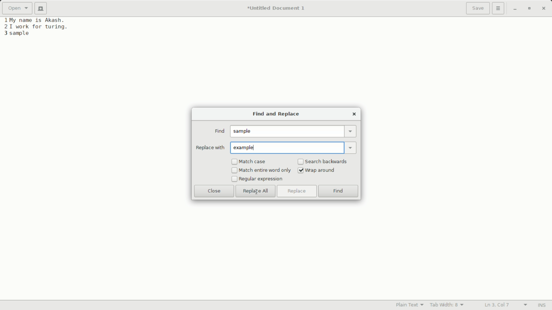 This screenshot has width=552, height=310. I want to click on dropdown, so click(351, 131).